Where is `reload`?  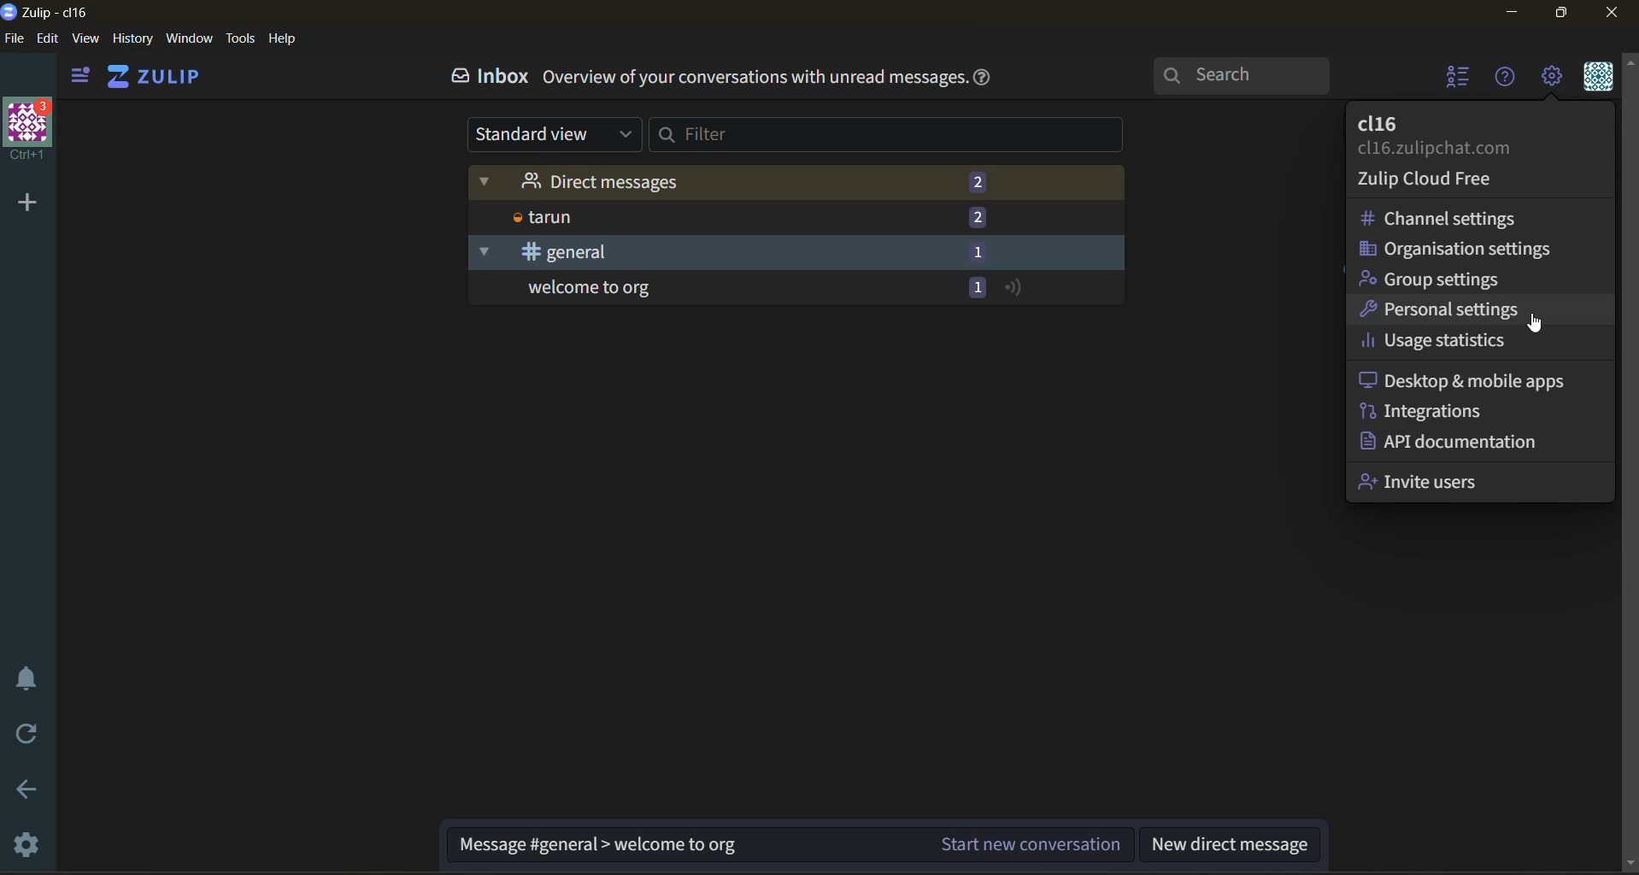
reload is located at coordinates (30, 737).